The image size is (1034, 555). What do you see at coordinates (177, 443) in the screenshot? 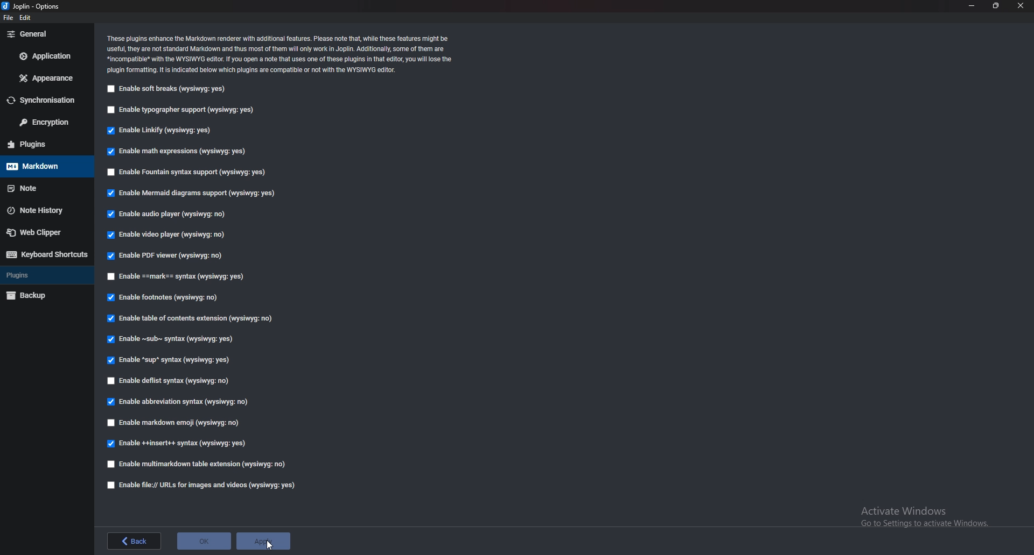
I see `enable insert syntax` at bounding box center [177, 443].